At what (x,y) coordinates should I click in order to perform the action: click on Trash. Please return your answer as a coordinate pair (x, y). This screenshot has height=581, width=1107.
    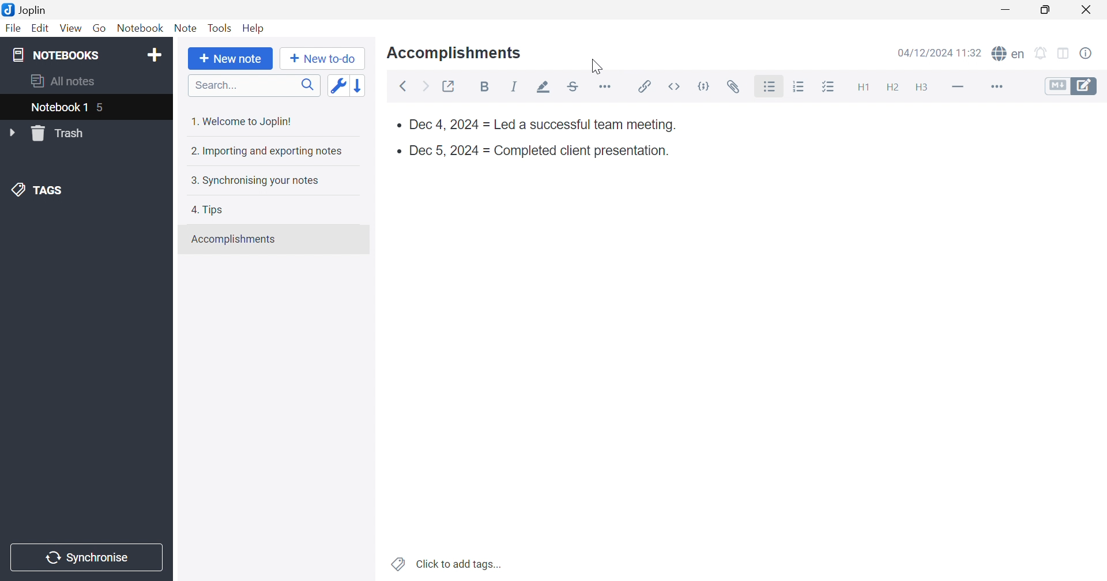
    Looking at the image, I should click on (61, 133).